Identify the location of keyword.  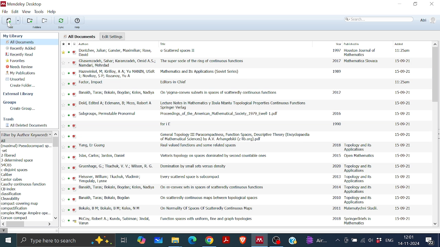
(11, 189).